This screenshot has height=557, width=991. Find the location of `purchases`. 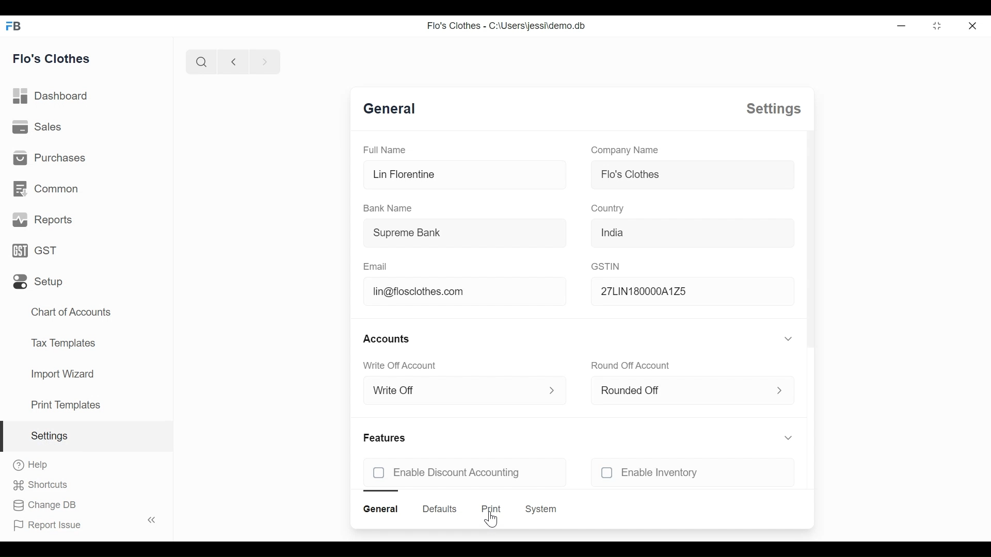

purchases is located at coordinates (49, 157).